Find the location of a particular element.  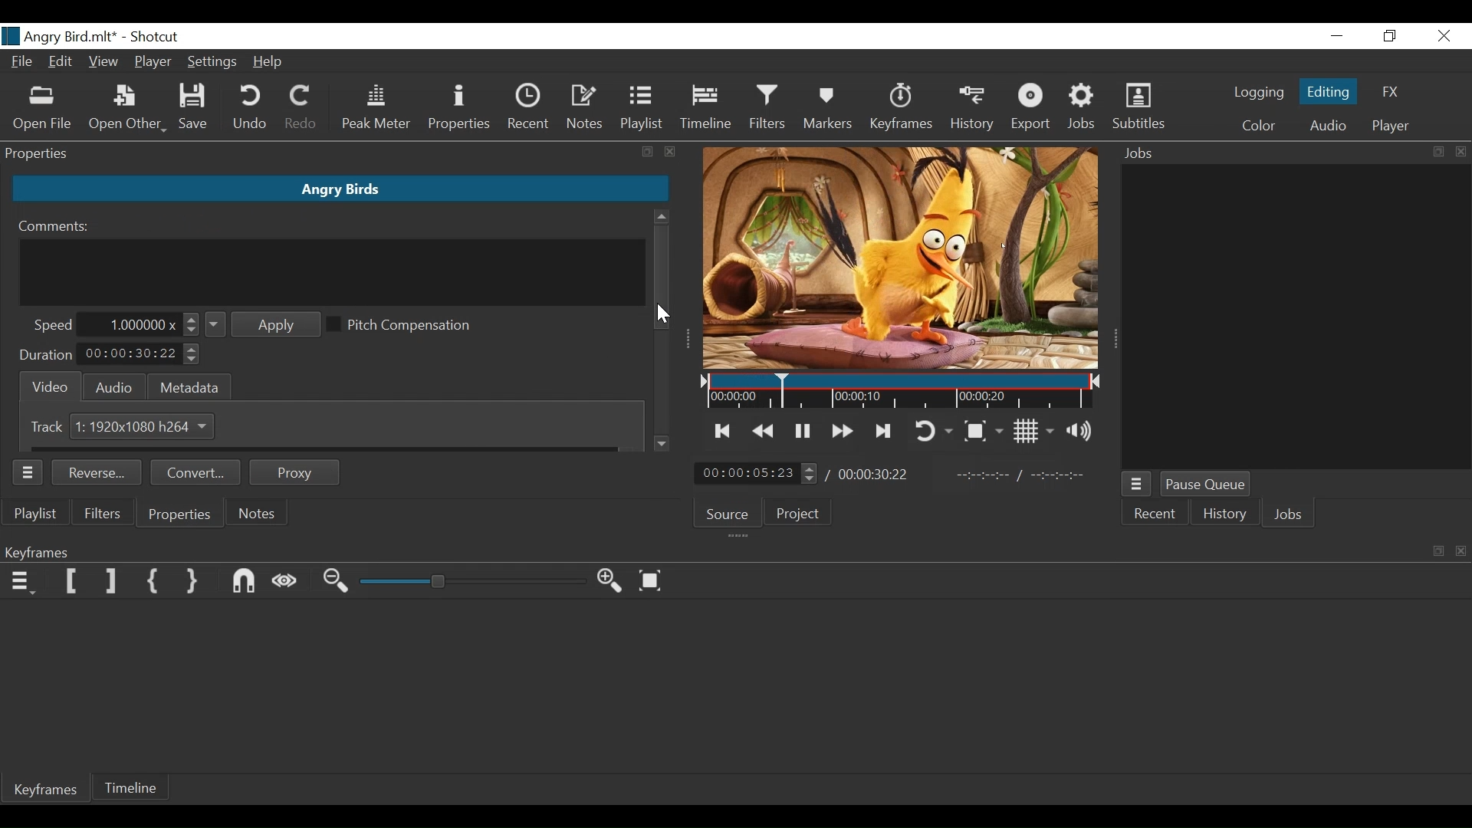

Skip to the next point  is located at coordinates (885, 431).